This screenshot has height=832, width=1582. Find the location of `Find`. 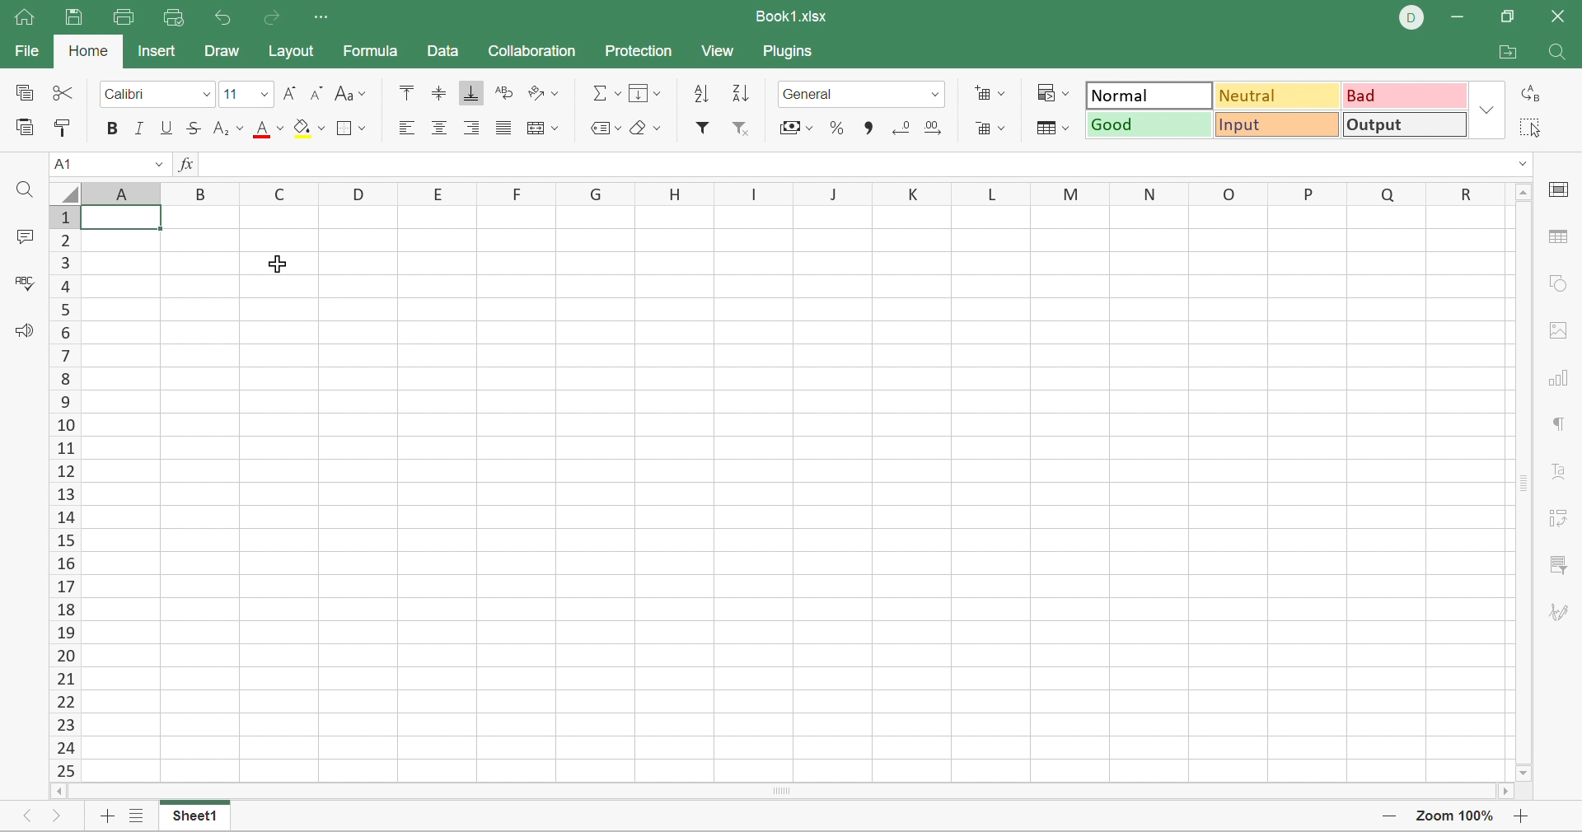

Find is located at coordinates (21, 193).